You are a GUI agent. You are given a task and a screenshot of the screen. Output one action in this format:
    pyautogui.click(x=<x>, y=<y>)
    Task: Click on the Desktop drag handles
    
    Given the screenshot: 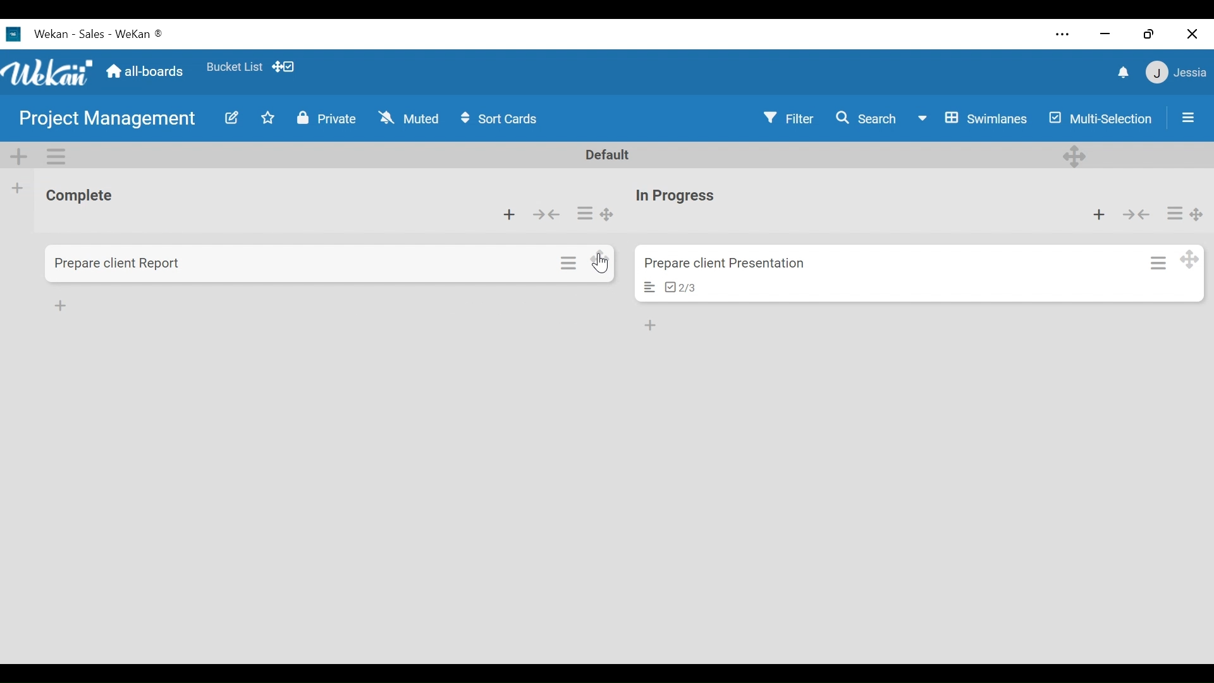 What is the action you would take?
    pyautogui.click(x=1073, y=155)
    